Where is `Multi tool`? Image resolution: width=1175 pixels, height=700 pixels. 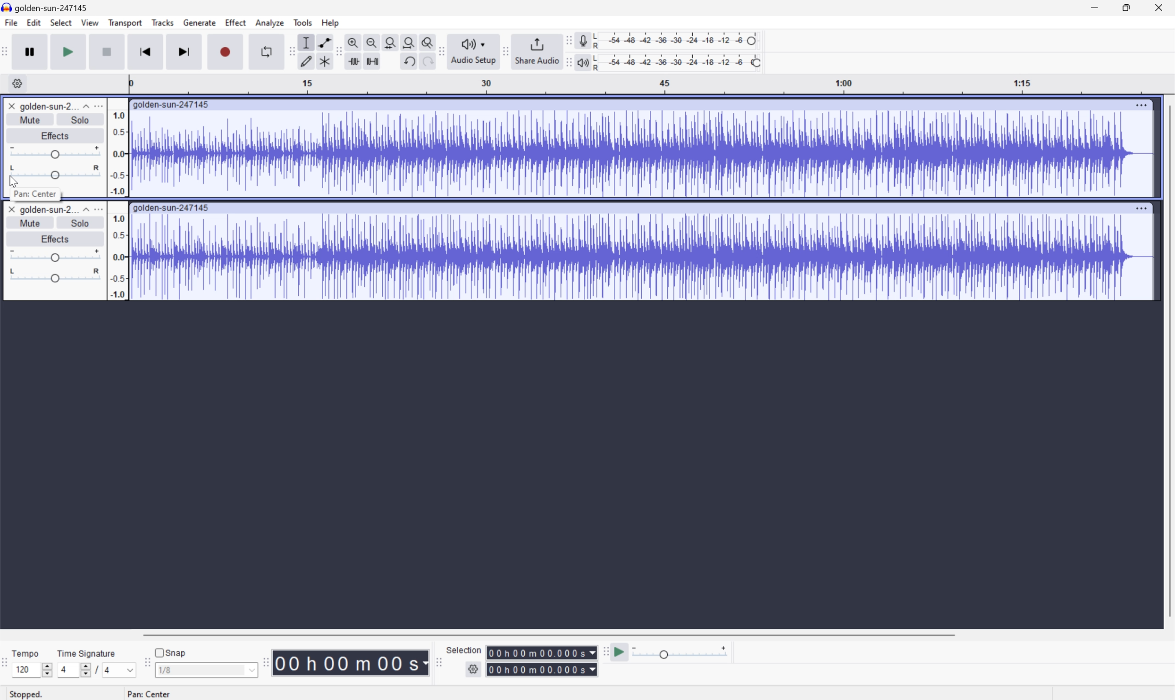 Multi tool is located at coordinates (324, 60).